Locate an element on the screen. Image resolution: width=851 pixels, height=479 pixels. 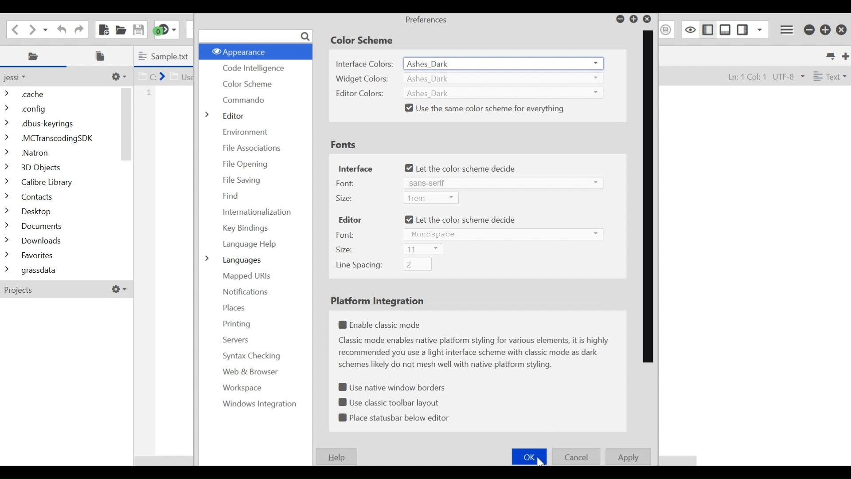
Languages is located at coordinates (233, 260).